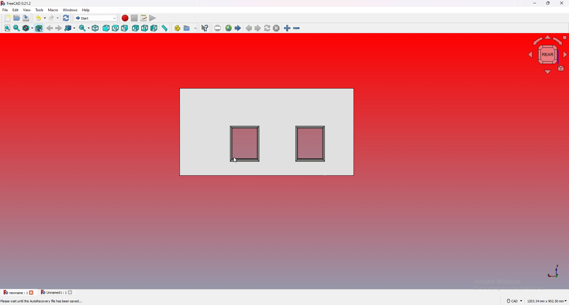 The height and width of the screenshot is (305, 569). What do you see at coordinates (190, 28) in the screenshot?
I see `make group` at bounding box center [190, 28].